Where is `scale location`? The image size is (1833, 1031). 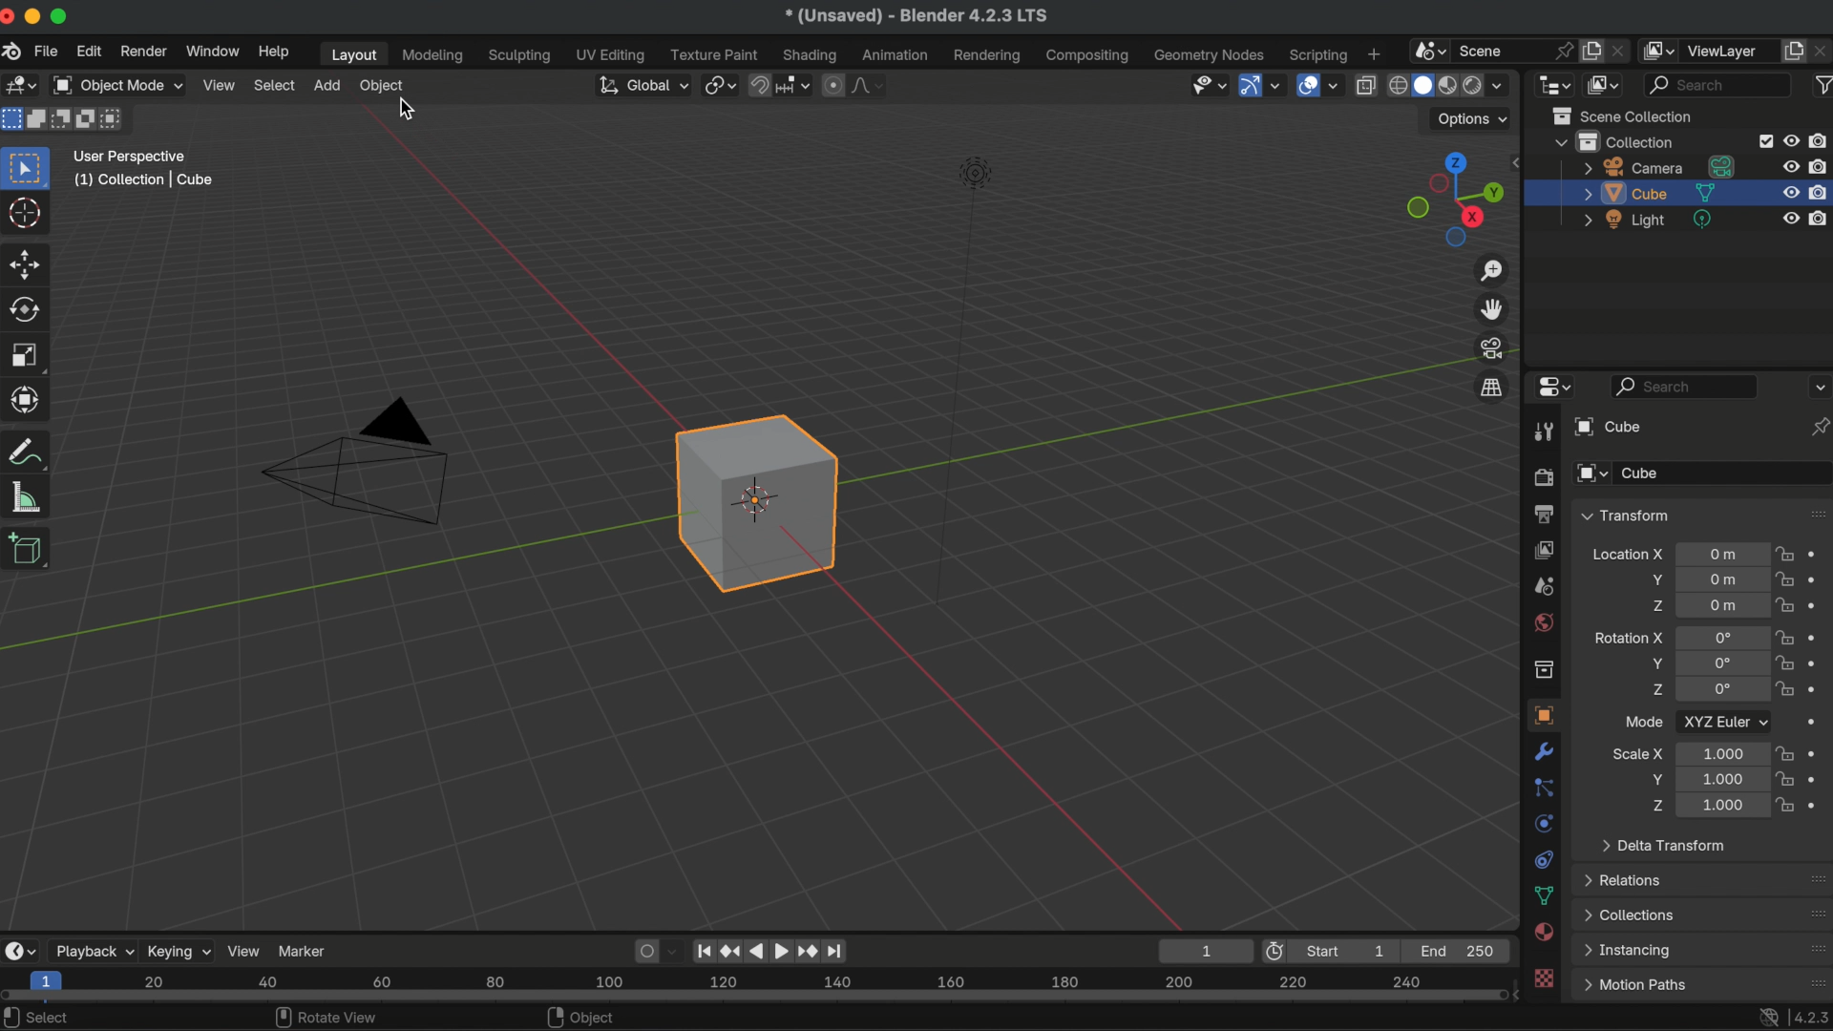
scale location is located at coordinates (1719, 806).